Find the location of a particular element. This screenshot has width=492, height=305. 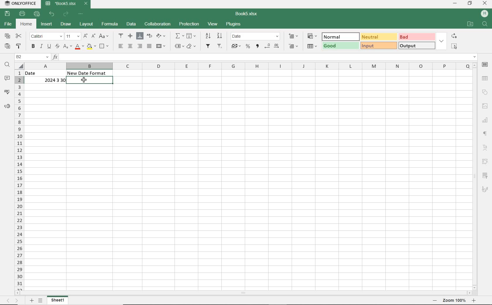

STRIKETHROUGH is located at coordinates (57, 47).